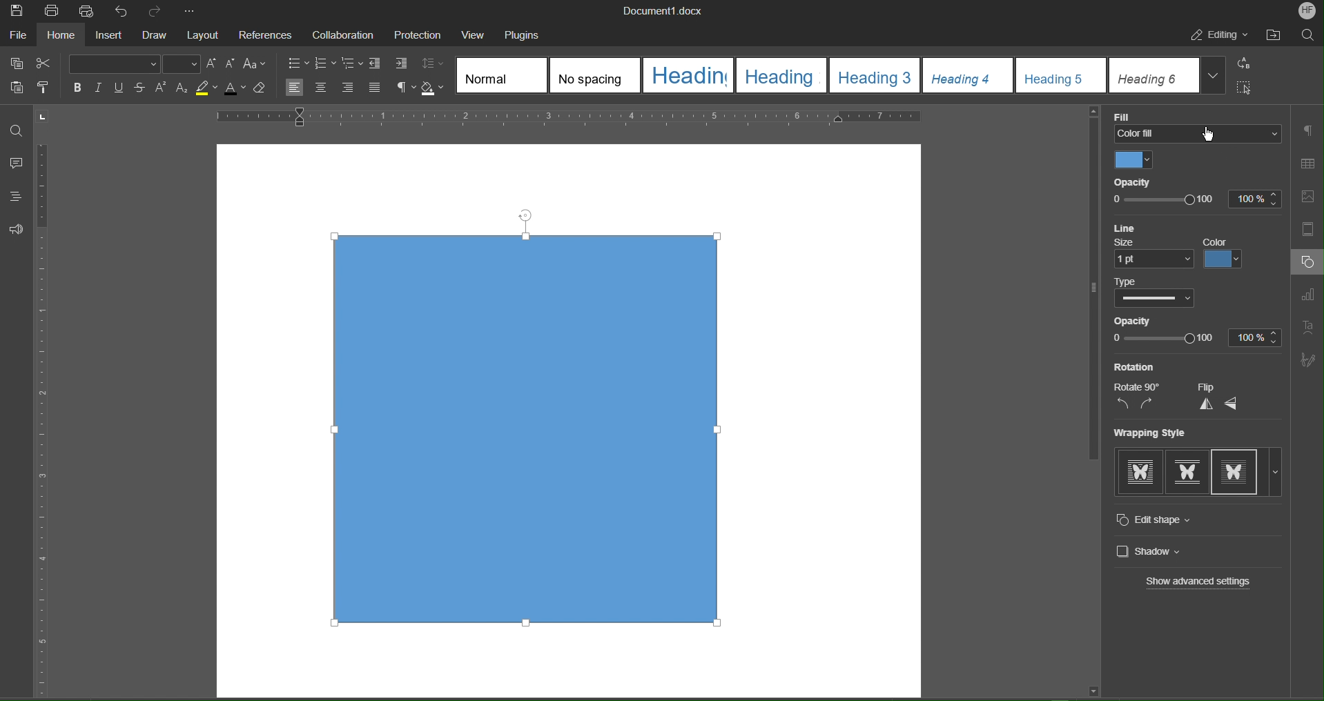  What do you see at coordinates (1239, 474) in the screenshot?
I see `Wrapping StylesTight wrapping` at bounding box center [1239, 474].